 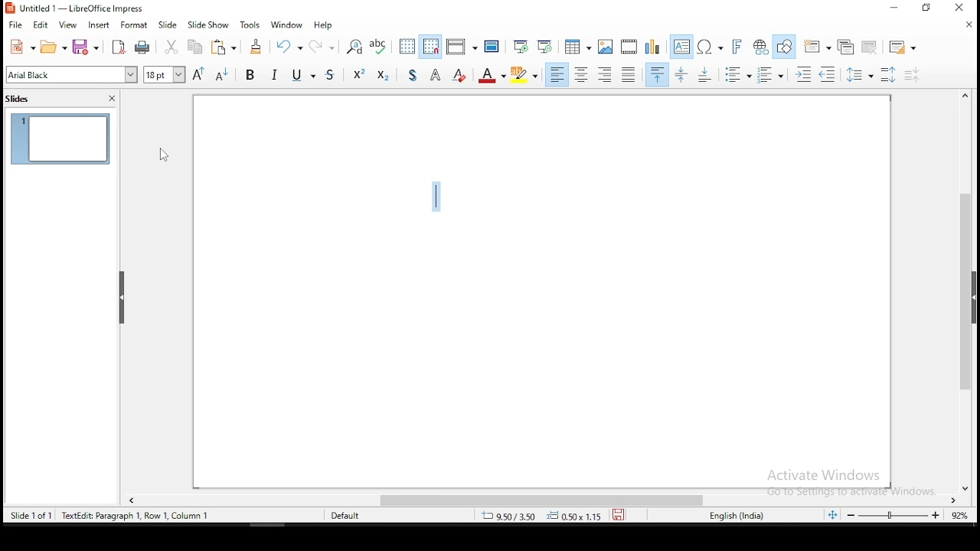 I want to click on Decrease Indent, so click(x=827, y=75).